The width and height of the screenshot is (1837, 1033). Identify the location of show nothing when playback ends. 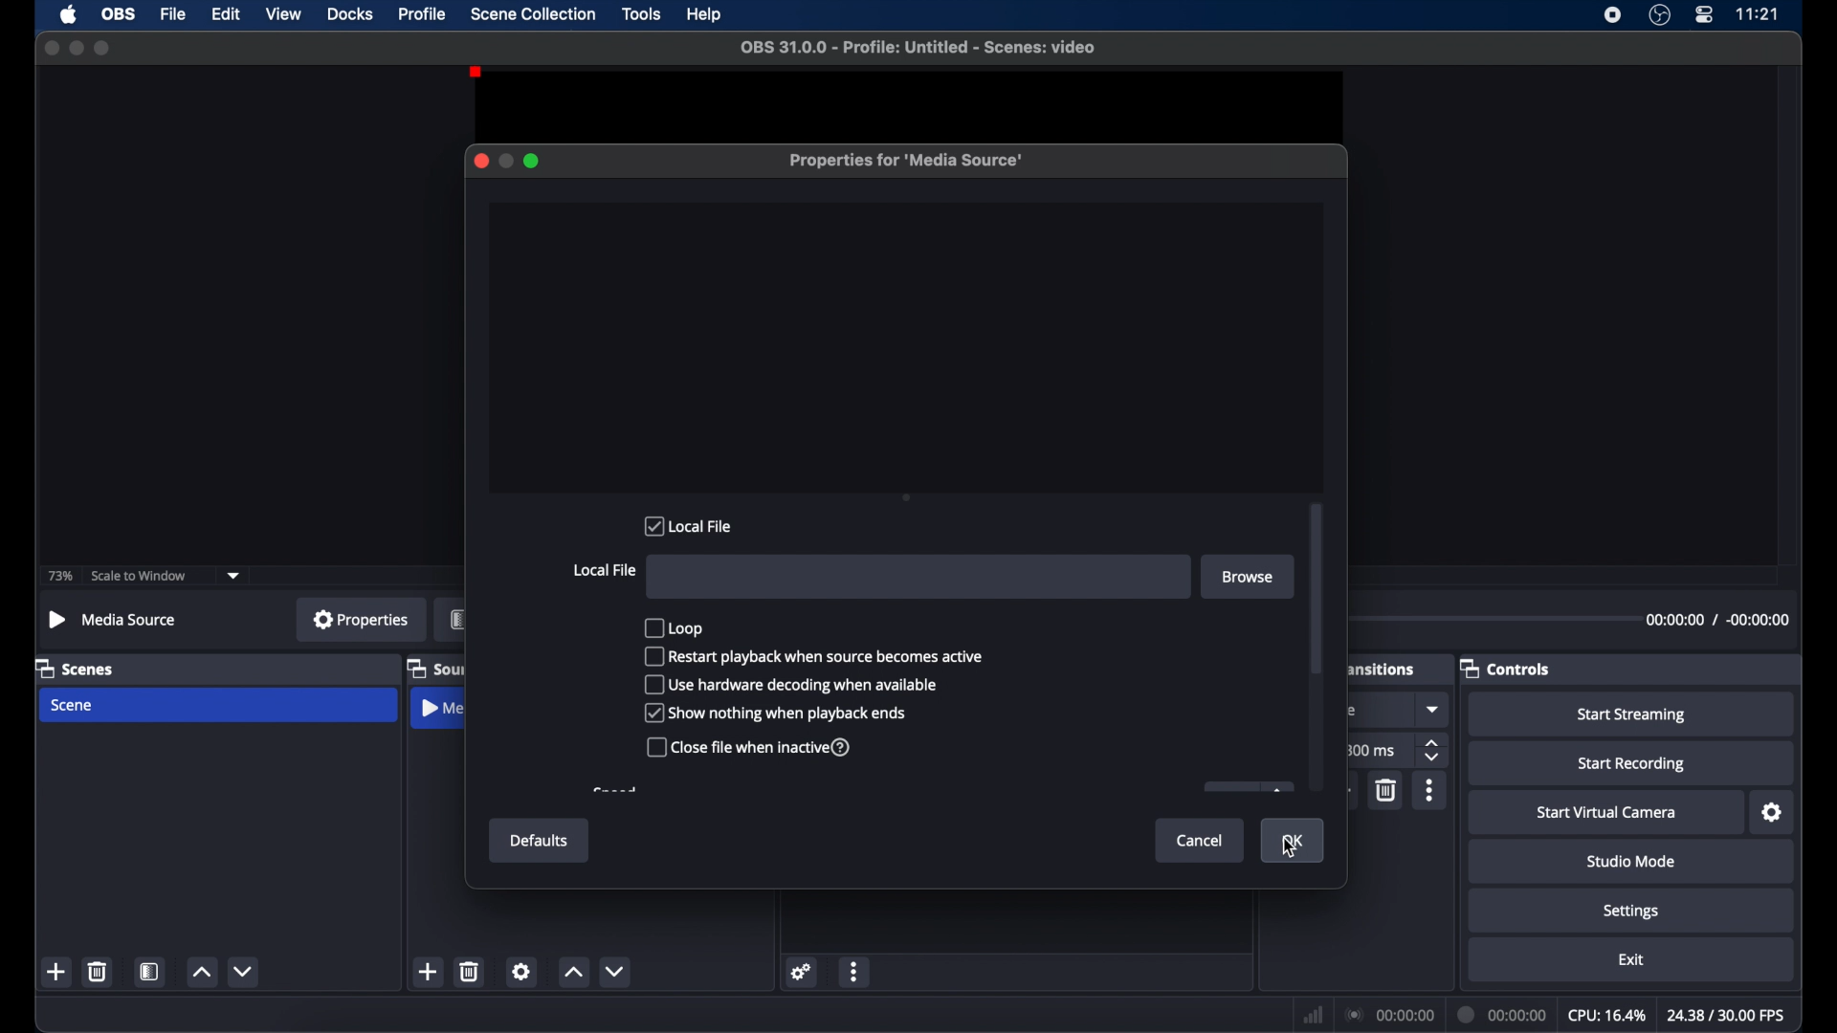
(775, 714).